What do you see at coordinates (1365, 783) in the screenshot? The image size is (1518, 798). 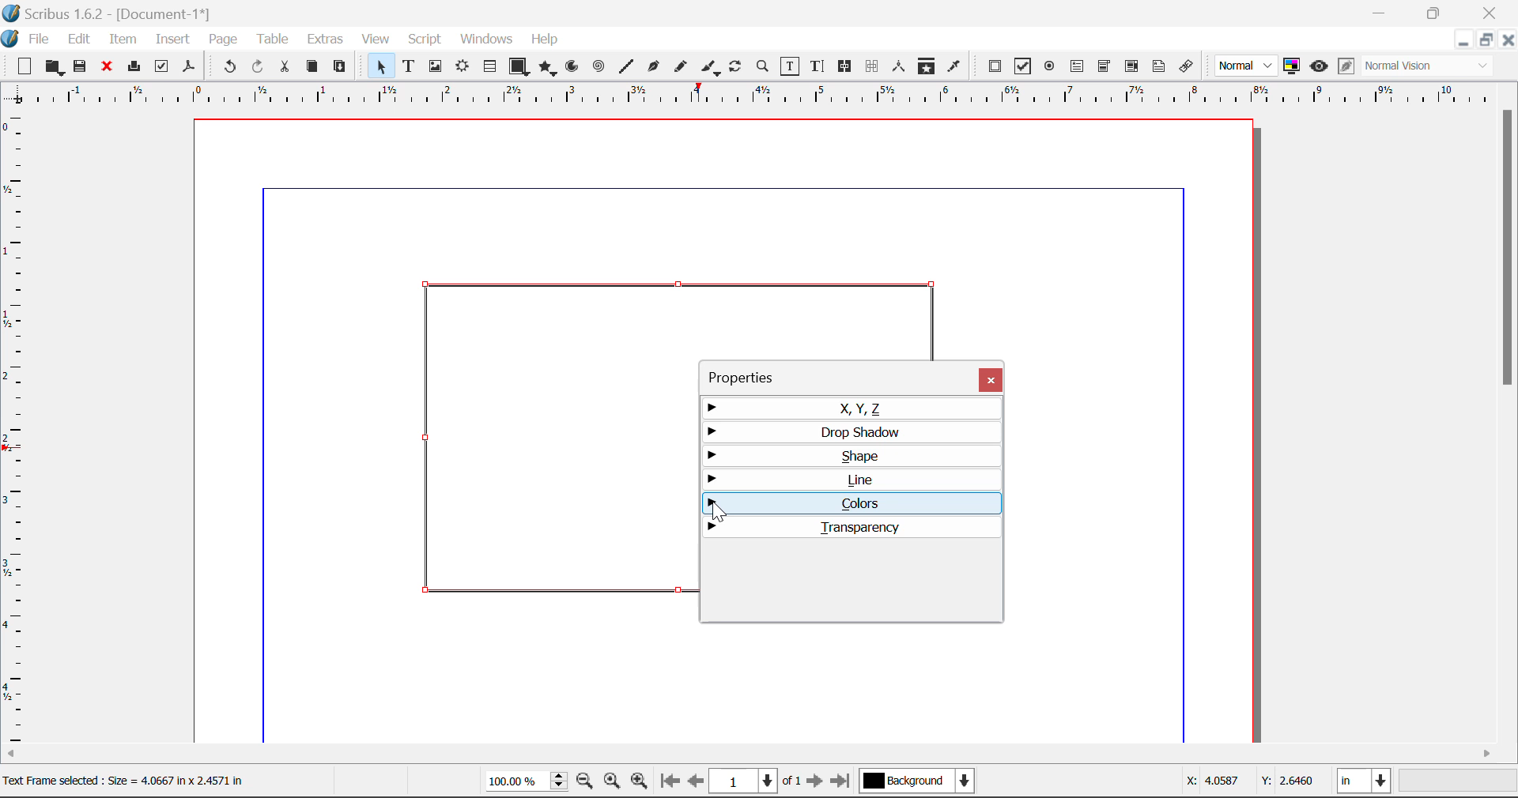 I see `Measurement Units` at bounding box center [1365, 783].